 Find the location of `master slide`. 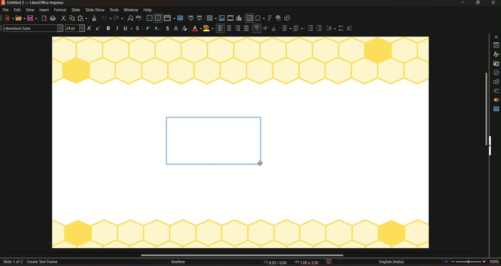

master slide is located at coordinates (496, 99).